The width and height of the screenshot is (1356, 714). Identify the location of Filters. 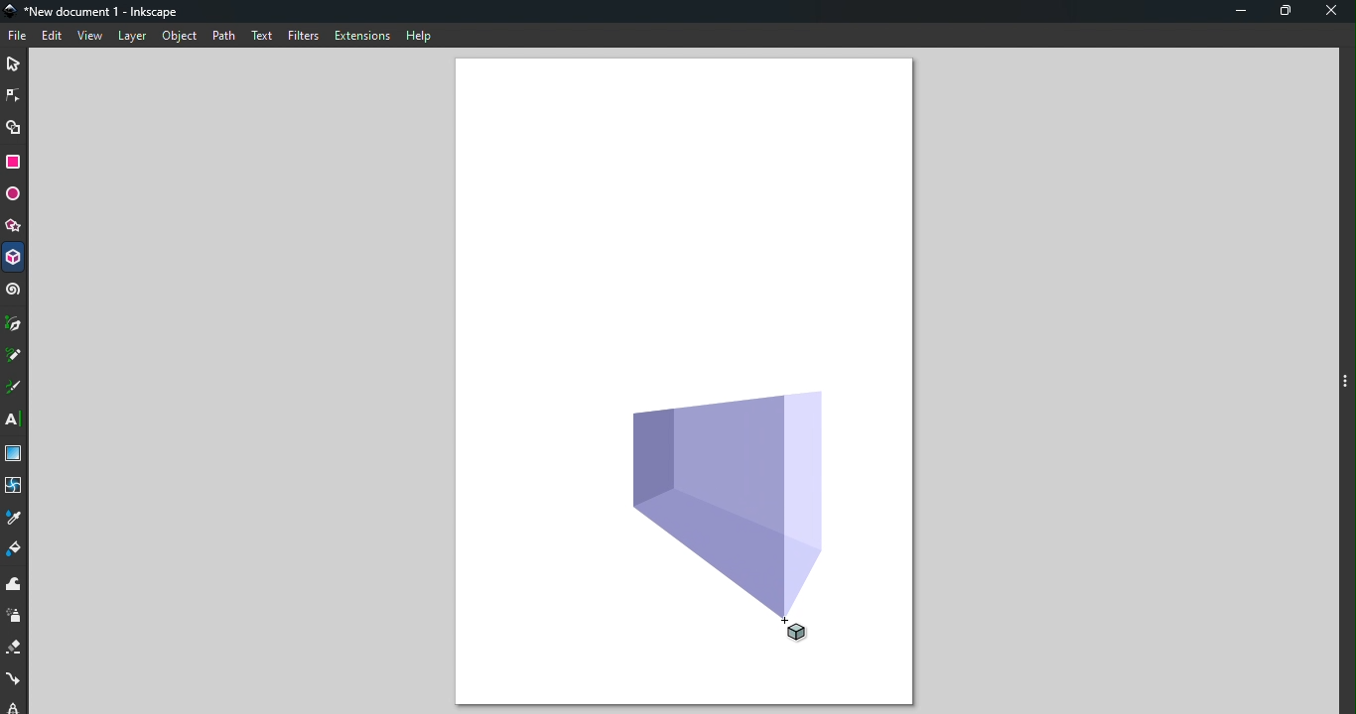
(305, 35).